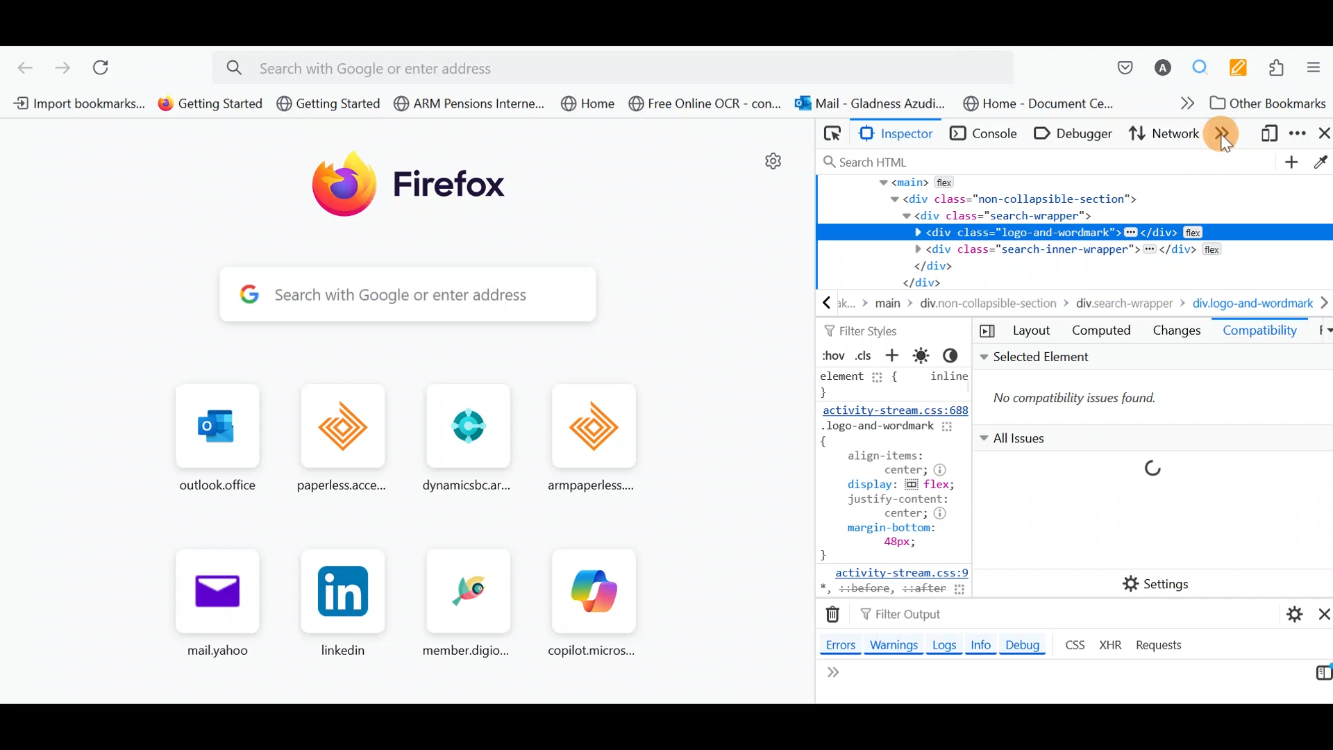 The image size is (1333, 750). What do you see at coordinates (923, 356) in the screenshot?
I see `Toggle light color scheme simulation for the page` at bounding box center [923, 356].